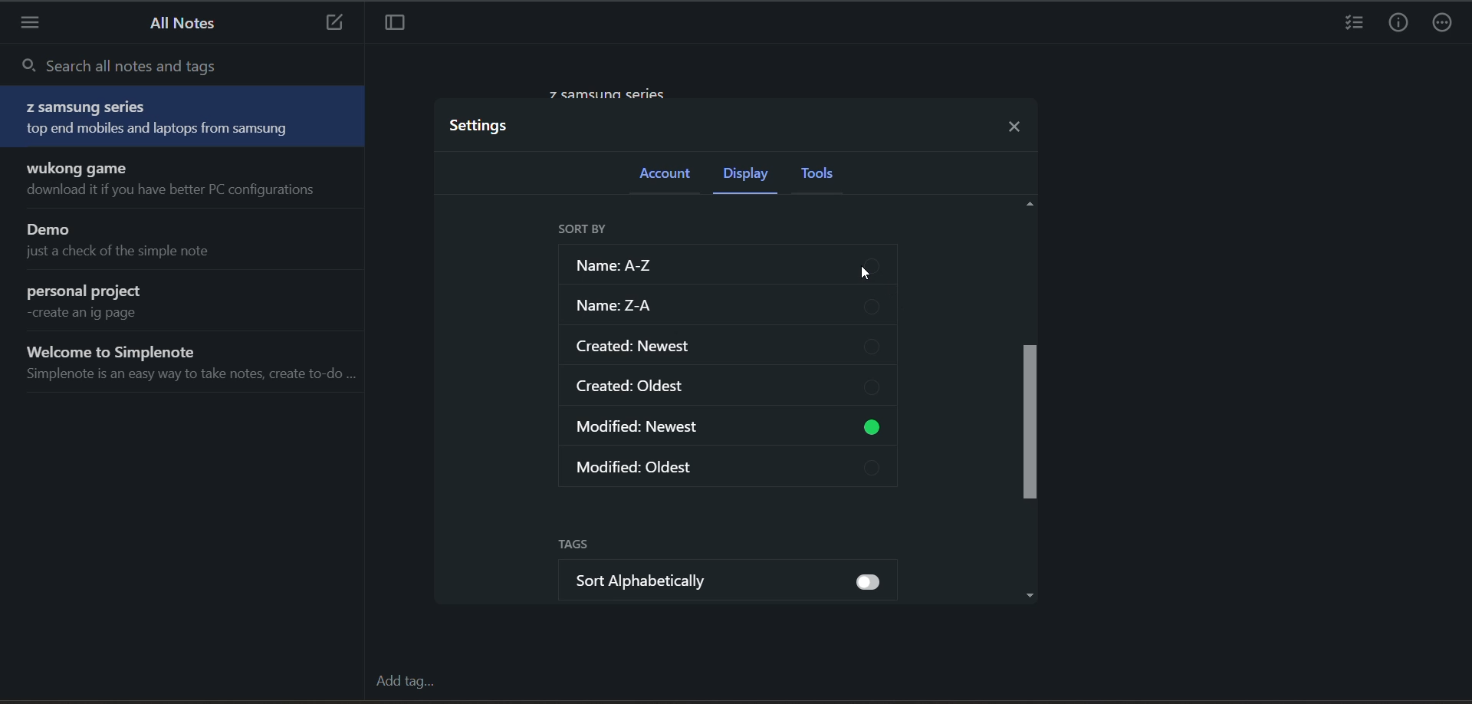 Image resolution: width=1472 pixels, height=704 pixels. I want to click on sort alphabetically, so click(741, 584).